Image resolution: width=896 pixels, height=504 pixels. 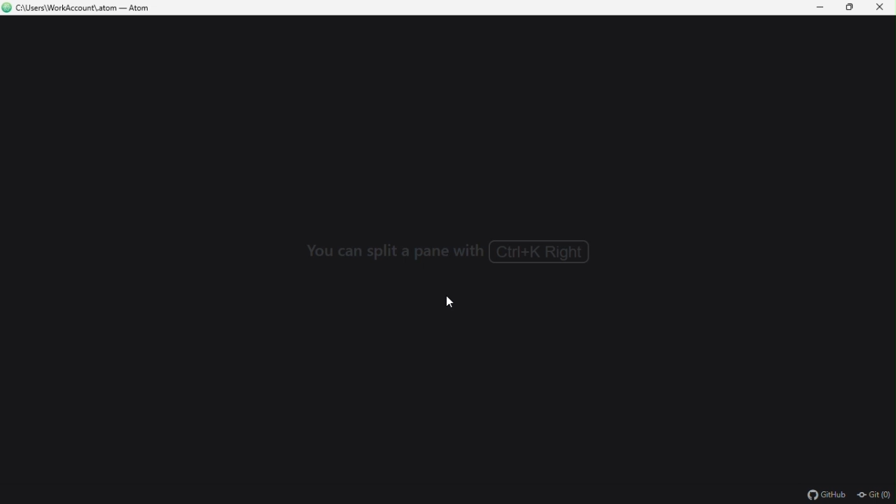 What do you see at coordinates (826, 495) in the screenshot?
I see `github` at bounding box center [826, 495].